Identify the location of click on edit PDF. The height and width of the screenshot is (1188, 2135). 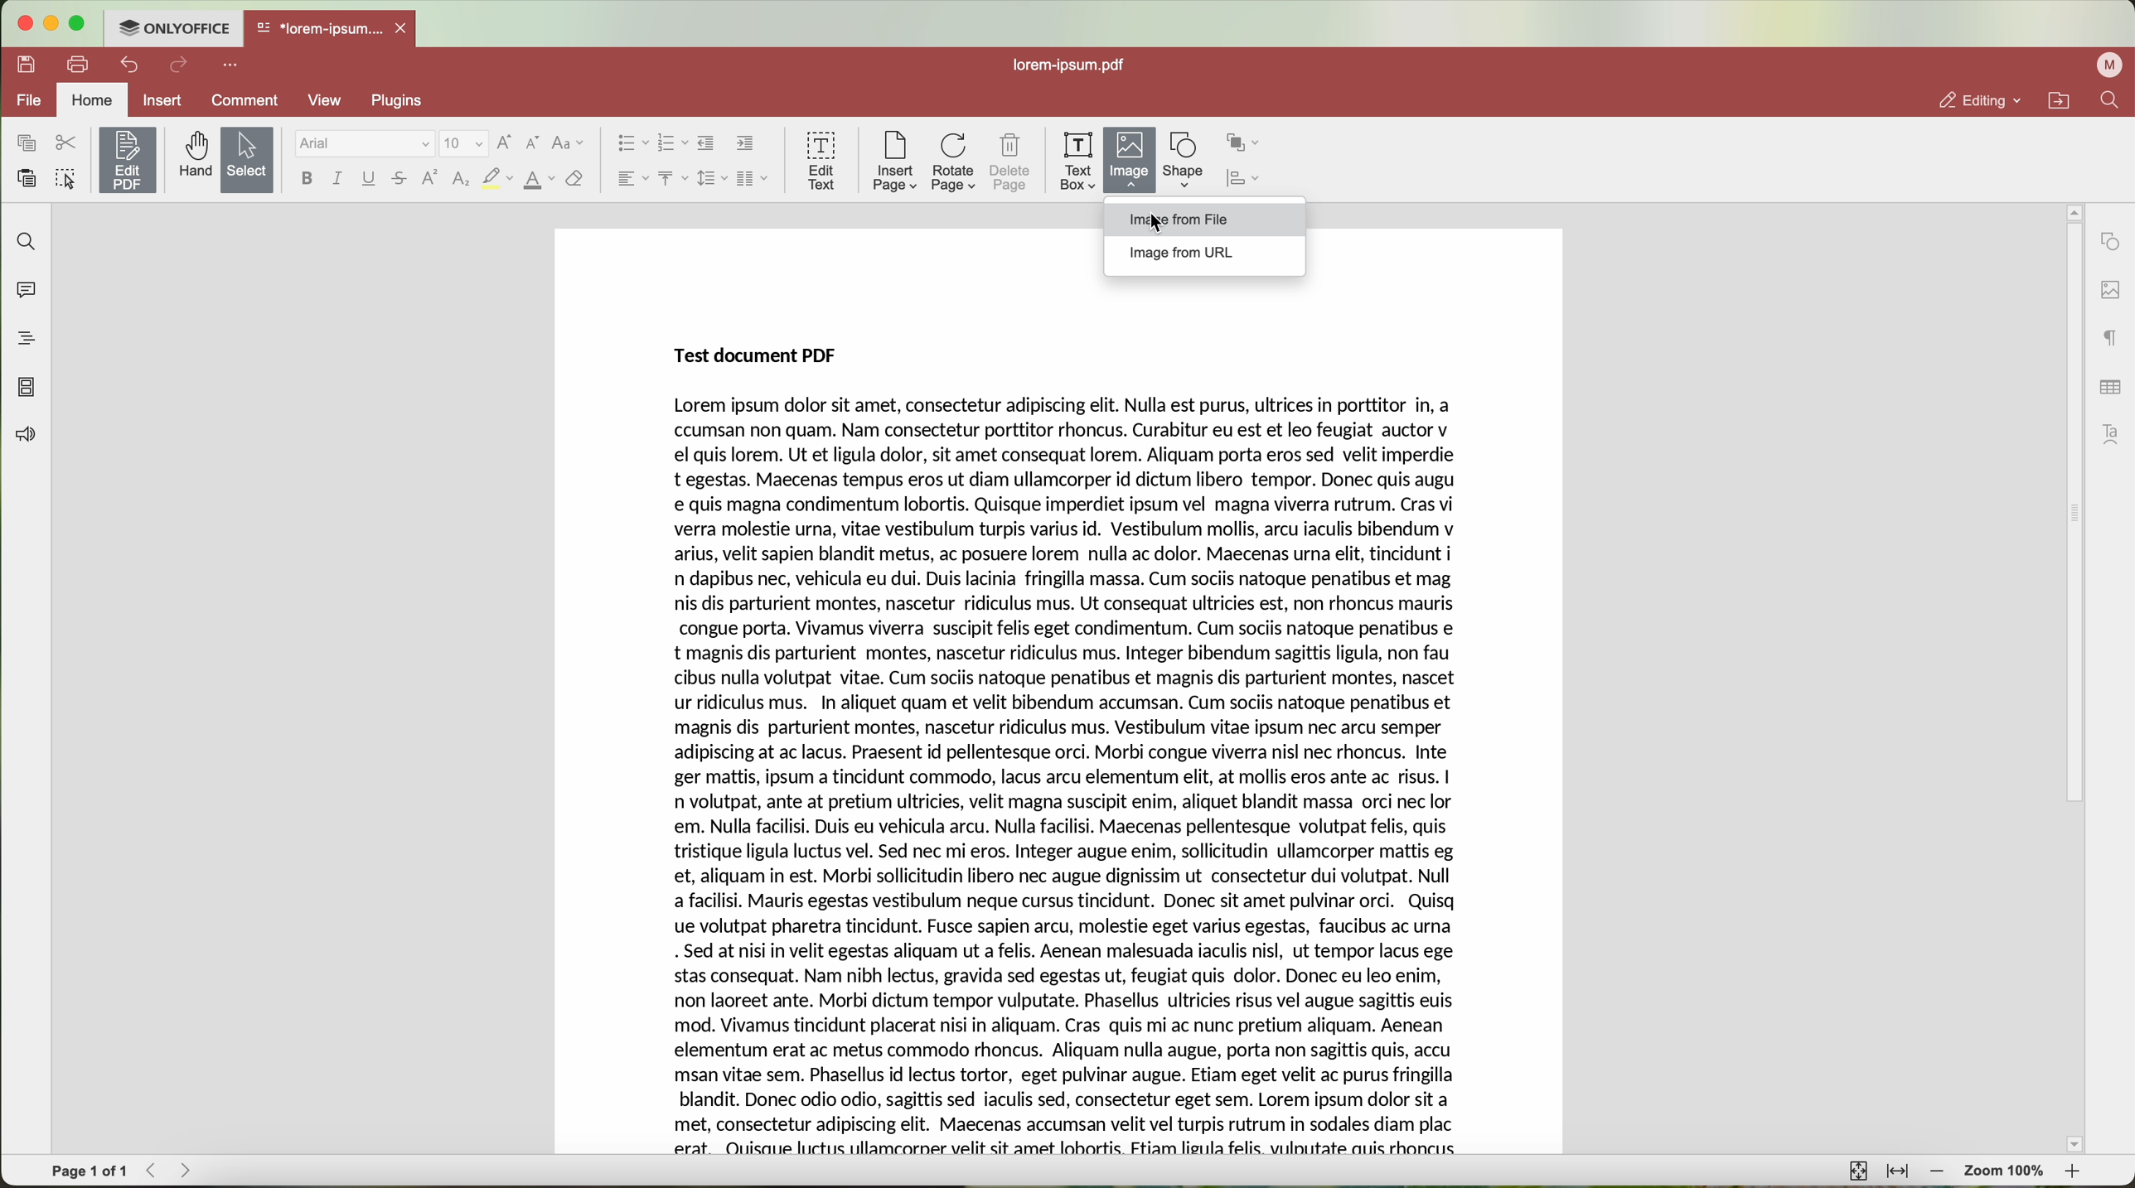
(129, 162).